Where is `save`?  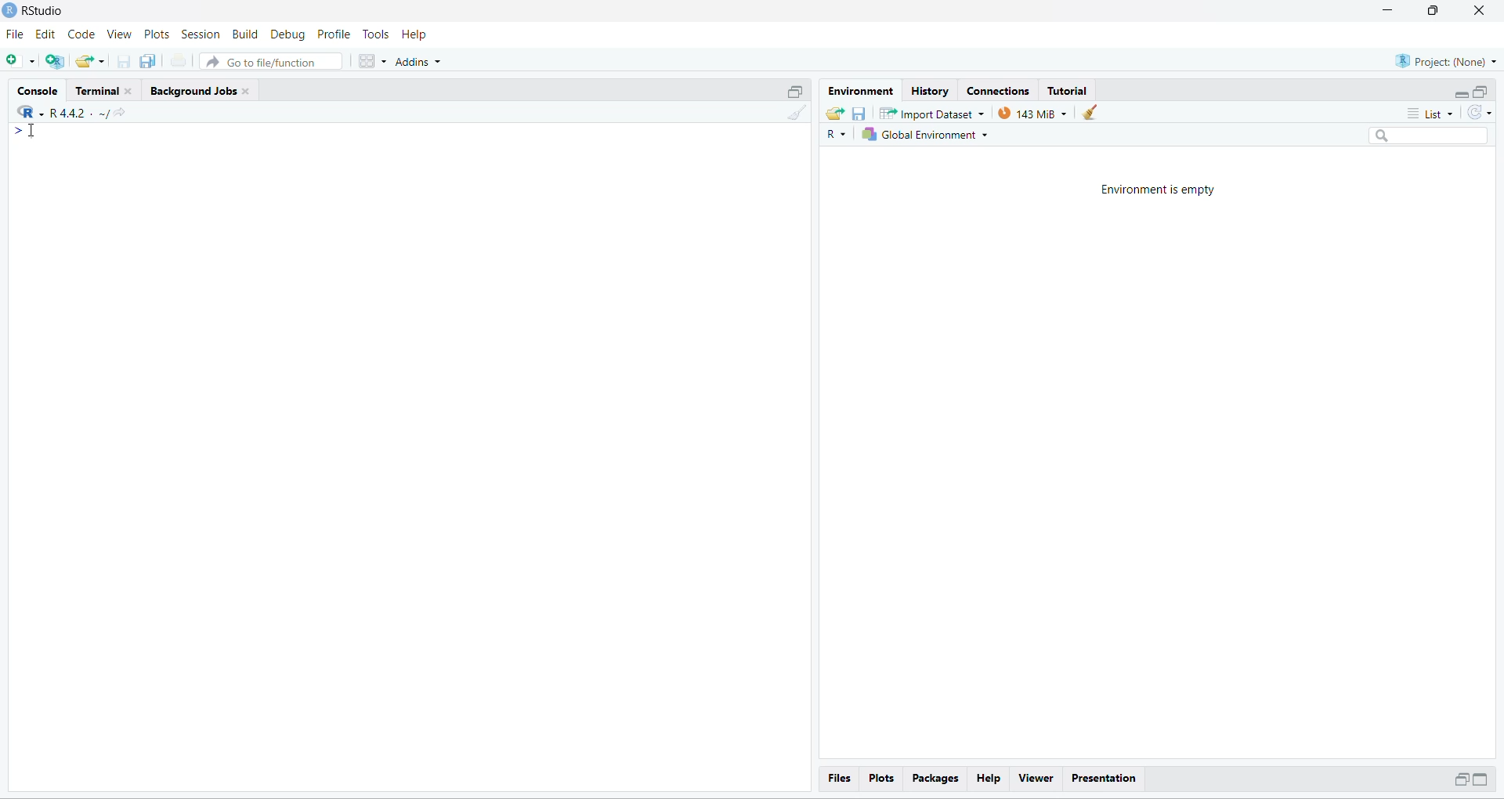
save is located at coordinates (859, 114).